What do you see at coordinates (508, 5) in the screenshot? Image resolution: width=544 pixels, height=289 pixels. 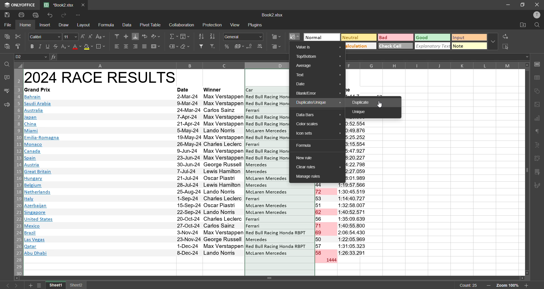 I see `minimize` at bounding box center [508, 5].